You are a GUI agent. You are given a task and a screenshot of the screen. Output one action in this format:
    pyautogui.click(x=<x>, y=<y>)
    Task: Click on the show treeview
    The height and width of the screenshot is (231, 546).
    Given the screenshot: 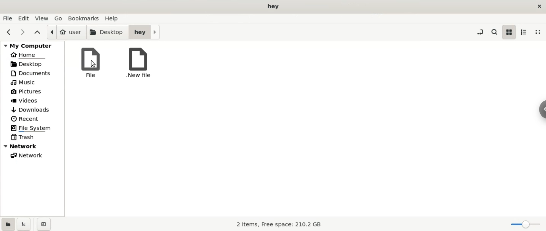 What is the action you would take?
    pyautogui.click(x=25, y=224)
    